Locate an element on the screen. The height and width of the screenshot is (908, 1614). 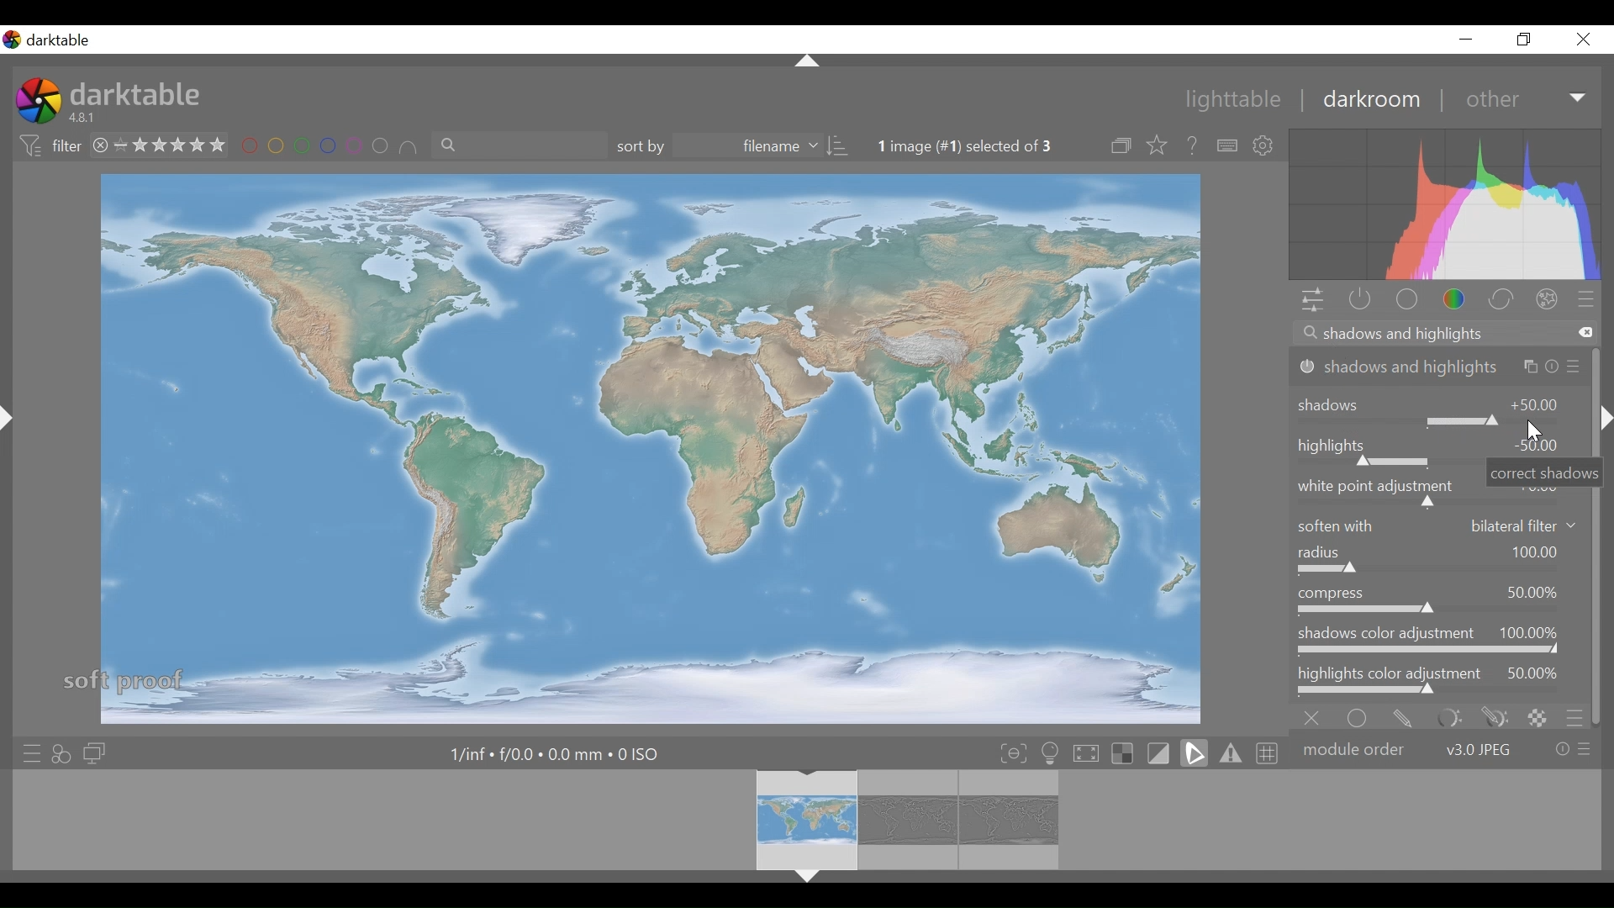
module order is located at coordinates (1447, 748).